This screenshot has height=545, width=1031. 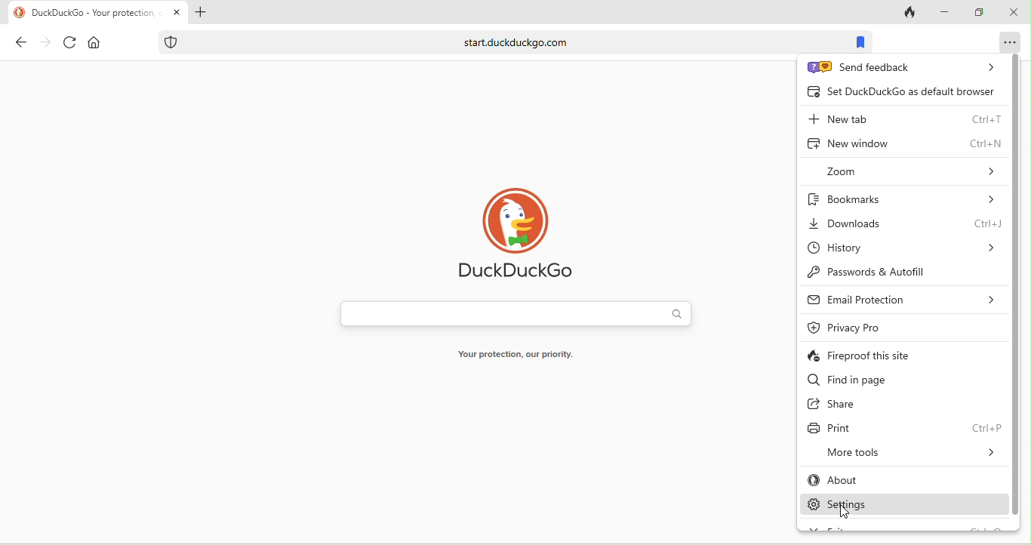 What do you see at coordinates (93, 13) in the screenshot?
I see `DuckDuckGo - Your protection our priority` at bounding box center [93, 13].